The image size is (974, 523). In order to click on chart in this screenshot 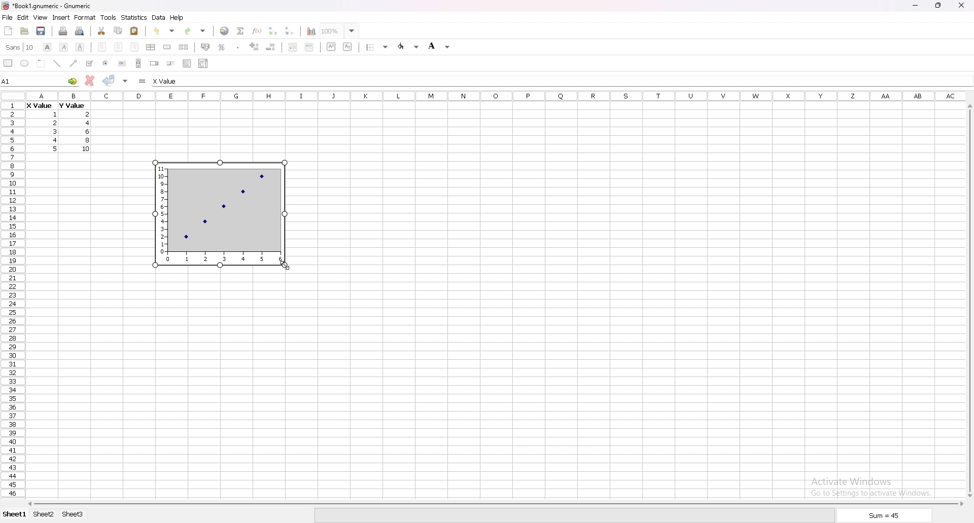, I will do `click(308, 31)`.